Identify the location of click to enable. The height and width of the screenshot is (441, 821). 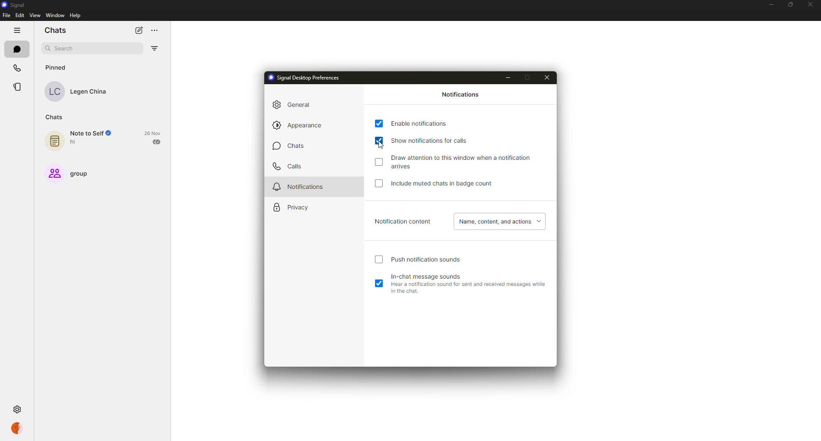
(381, 258).